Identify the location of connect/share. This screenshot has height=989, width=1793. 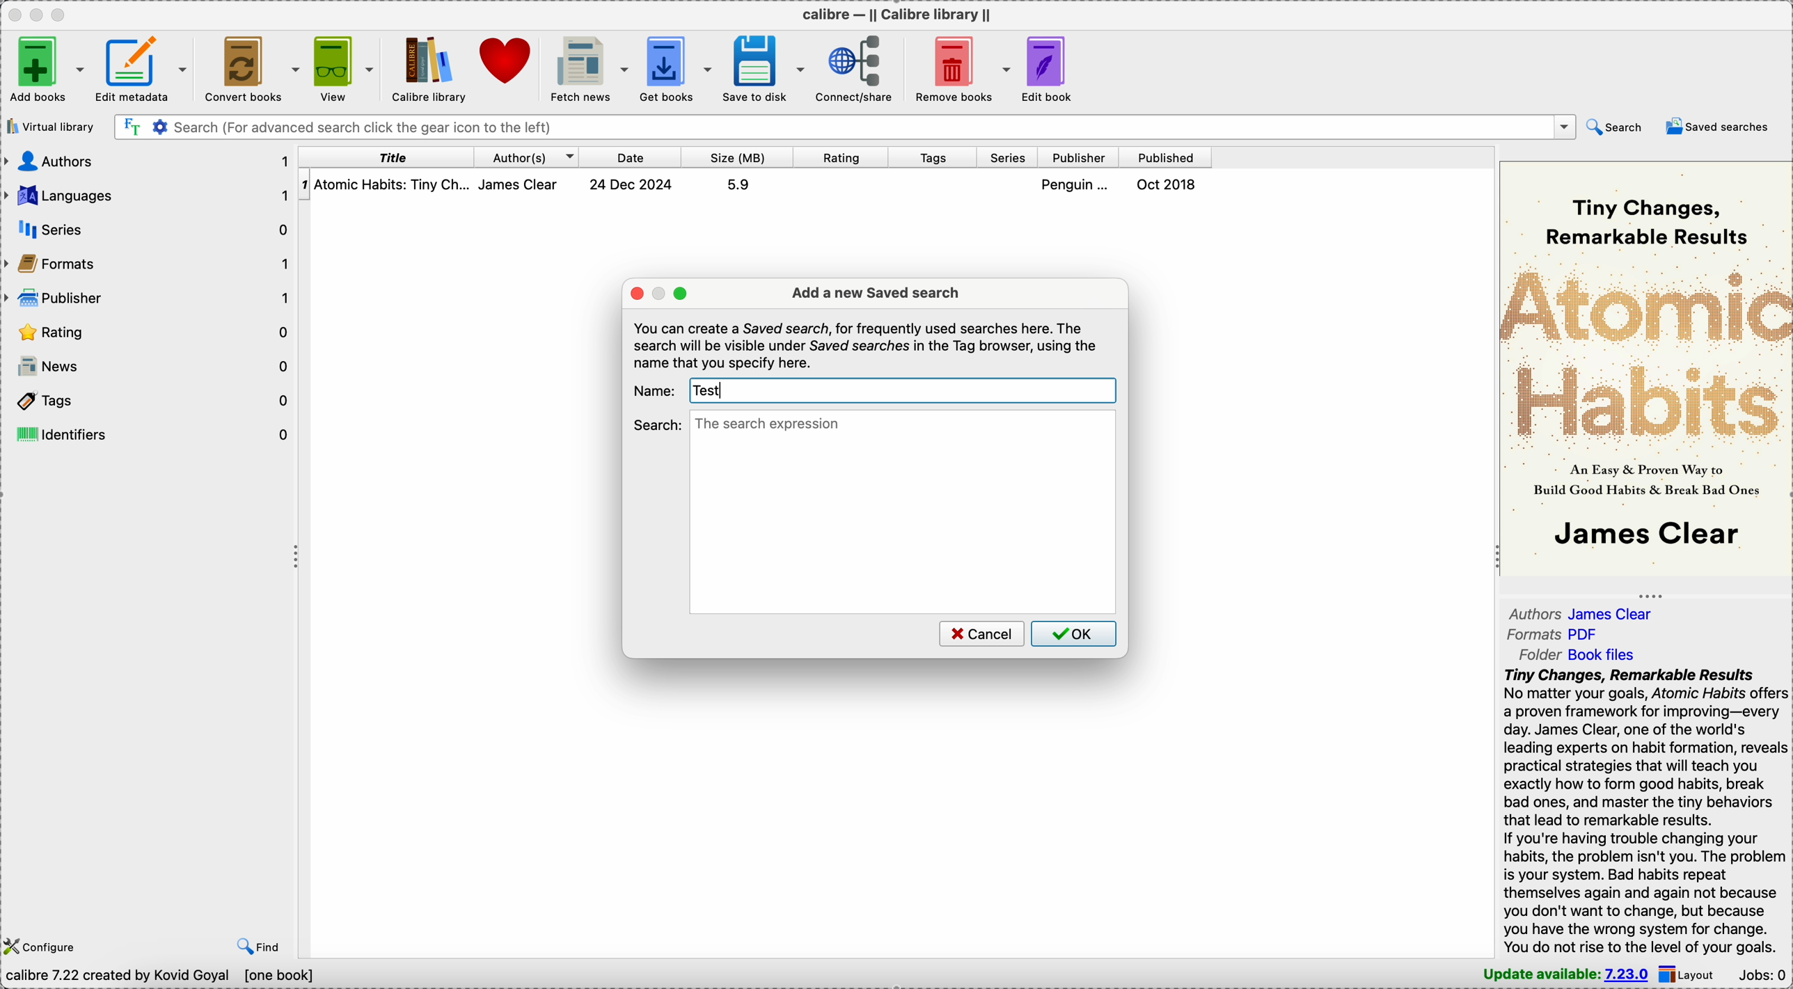
(860, 68).